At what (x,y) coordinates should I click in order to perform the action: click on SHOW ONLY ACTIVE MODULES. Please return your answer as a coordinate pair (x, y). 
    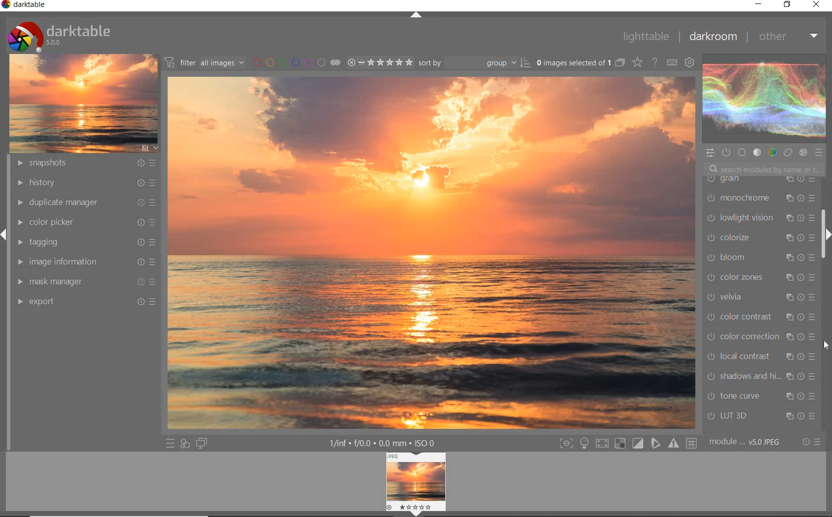
    Looking at the image, I should click on (726, 152).